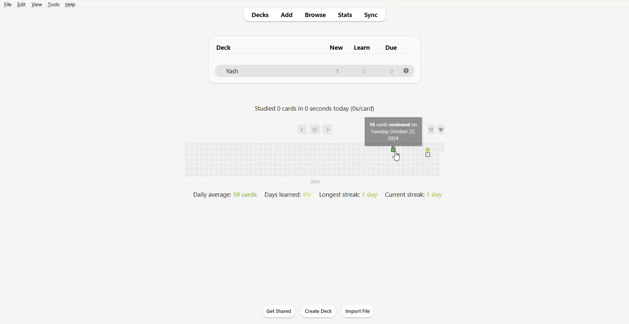  Describe the element at coordinates (374, 15) in the screenshot. I see `Sync` at that location.